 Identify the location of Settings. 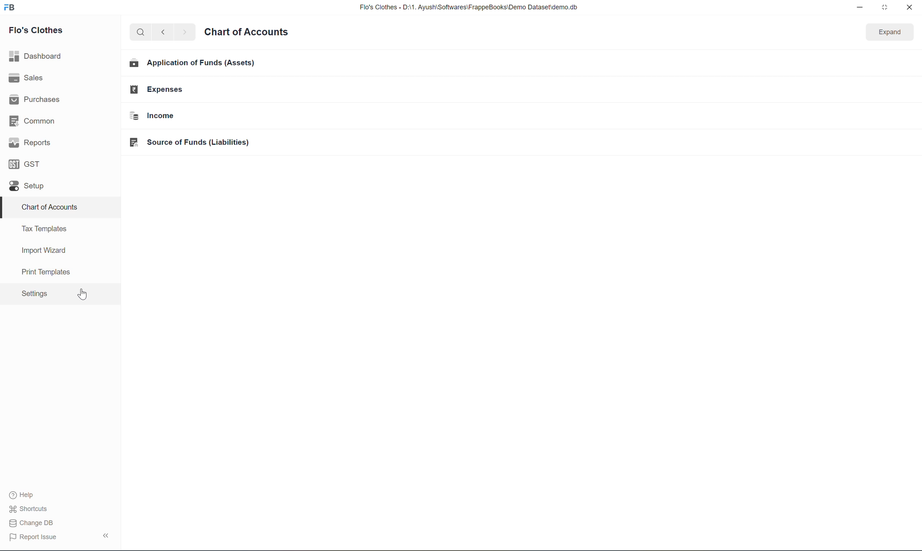
(33, 293).